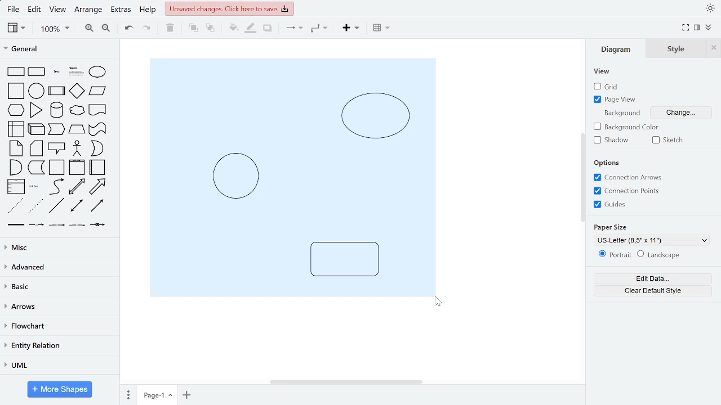  Describe the element at coordinates (682, 111) in the screenshot. I see `change background` at that location.